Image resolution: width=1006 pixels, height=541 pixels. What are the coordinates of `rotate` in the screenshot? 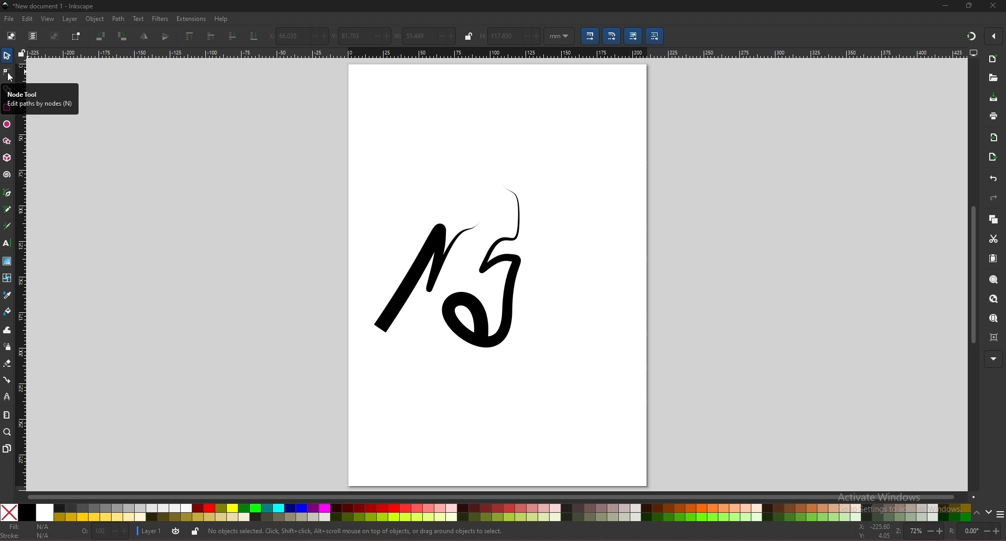 It's located at (975, 531).